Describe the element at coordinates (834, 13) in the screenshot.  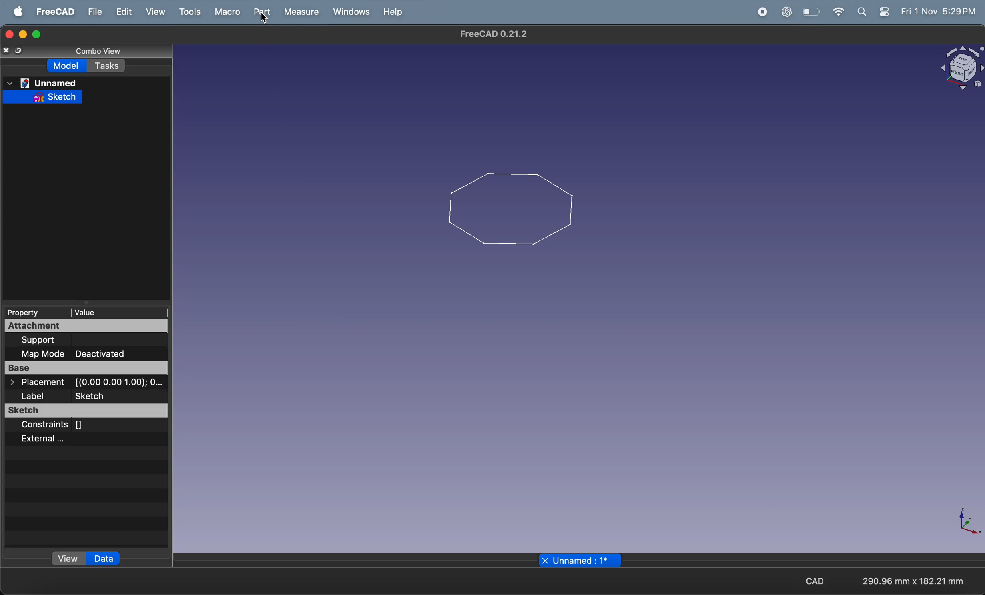
I see `wifi` at that location.